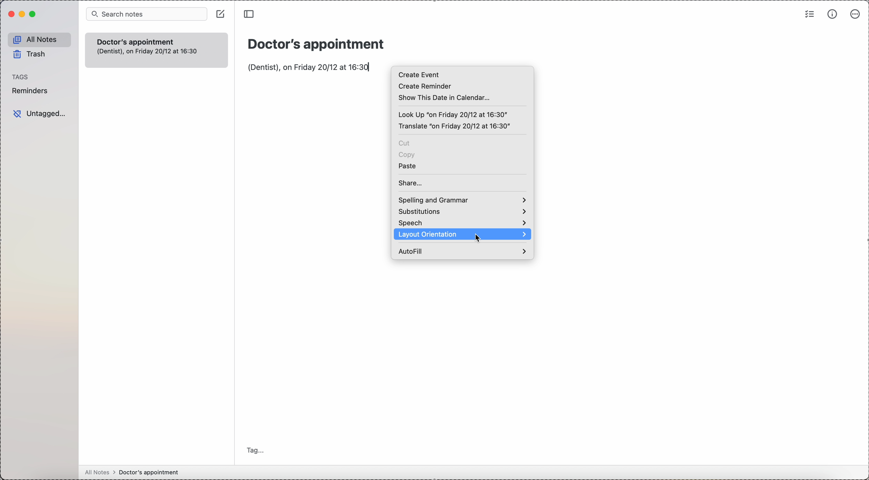 This screenshot has height=480, width=869. I want to click on all notes, so click(39, 38).